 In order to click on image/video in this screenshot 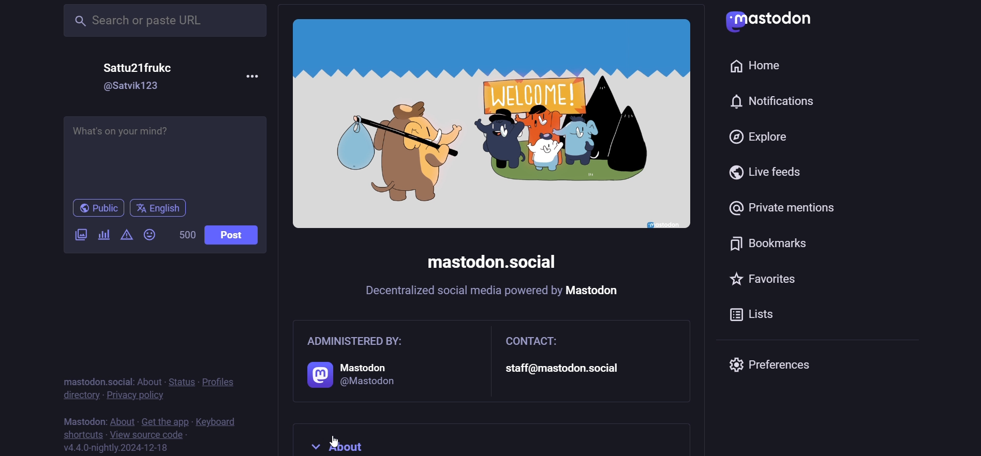, I will do `click(79, 234)`.